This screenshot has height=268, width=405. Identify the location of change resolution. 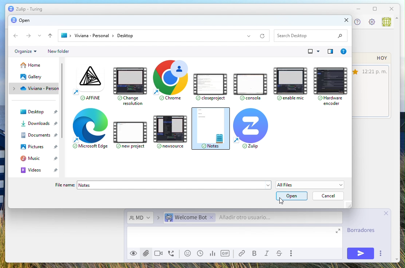
(130, 85).